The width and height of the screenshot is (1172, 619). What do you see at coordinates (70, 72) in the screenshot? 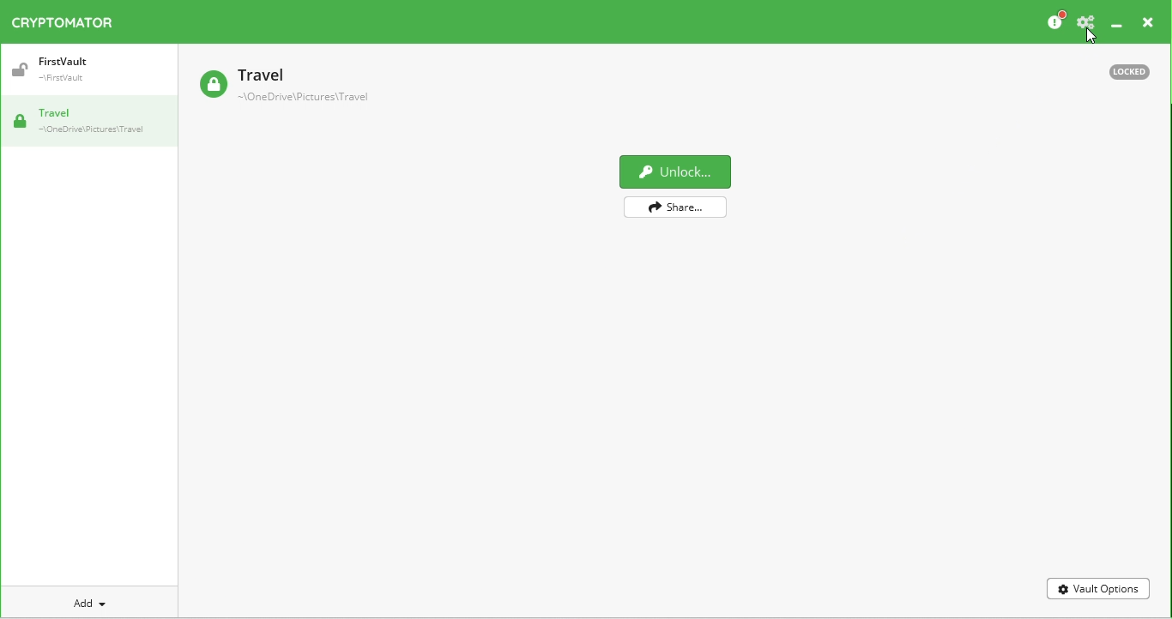
I see `firstVault` at bounding box center [70, 72].